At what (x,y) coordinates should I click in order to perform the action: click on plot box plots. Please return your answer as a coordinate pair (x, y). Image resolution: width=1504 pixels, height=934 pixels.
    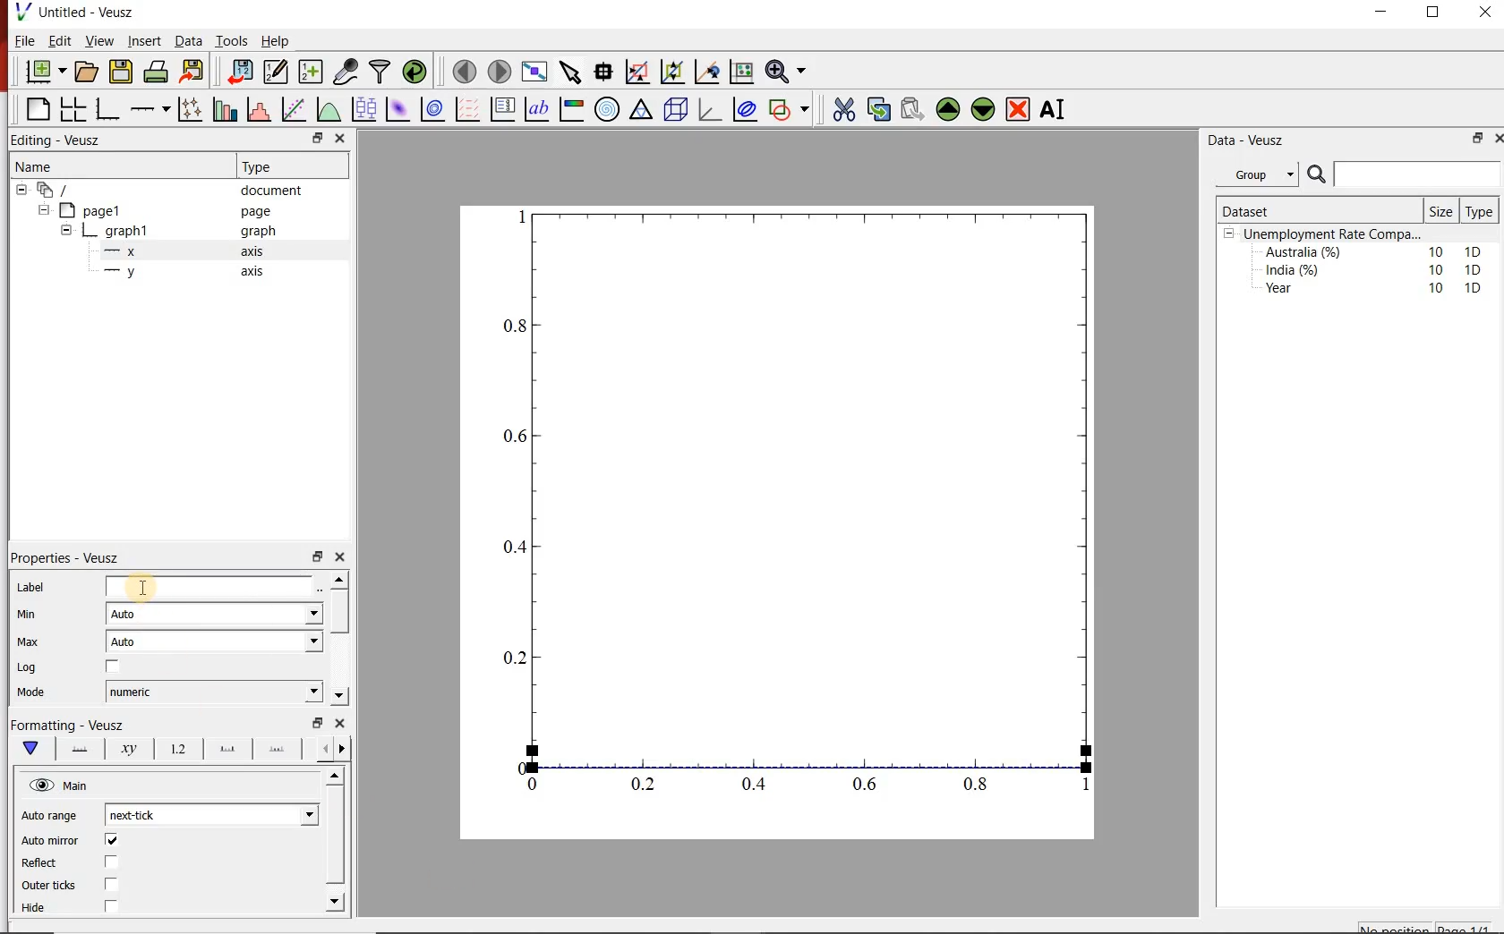
    Looking at the image, I should click on (364, 108).